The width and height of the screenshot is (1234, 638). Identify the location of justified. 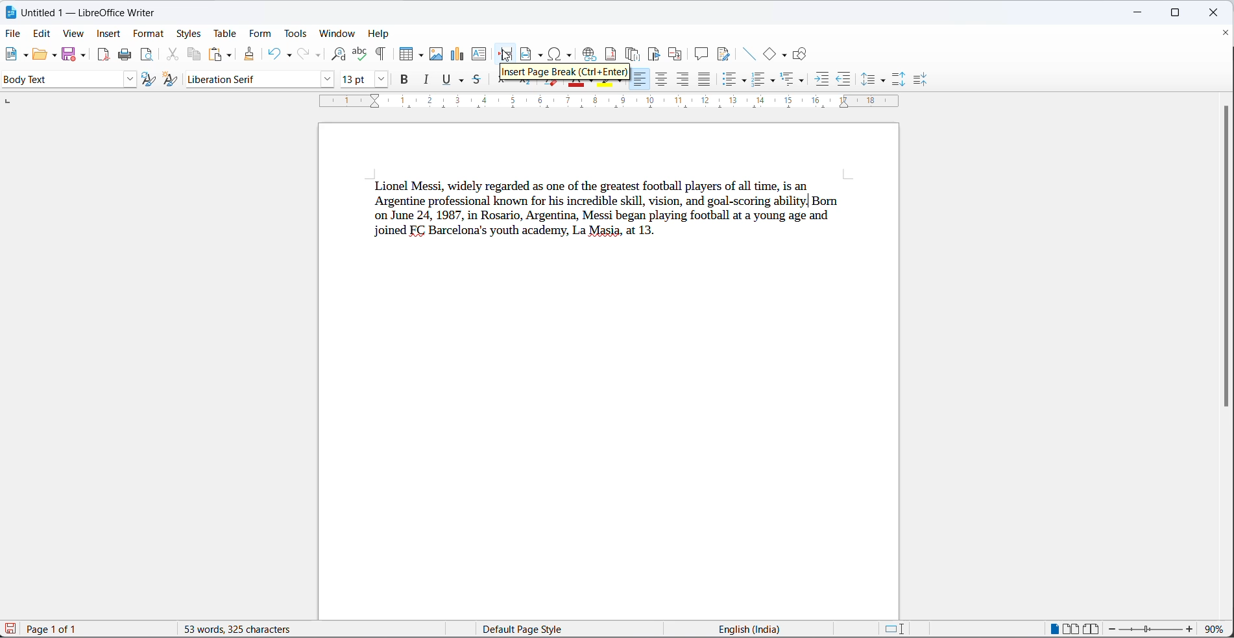
(705, 79).